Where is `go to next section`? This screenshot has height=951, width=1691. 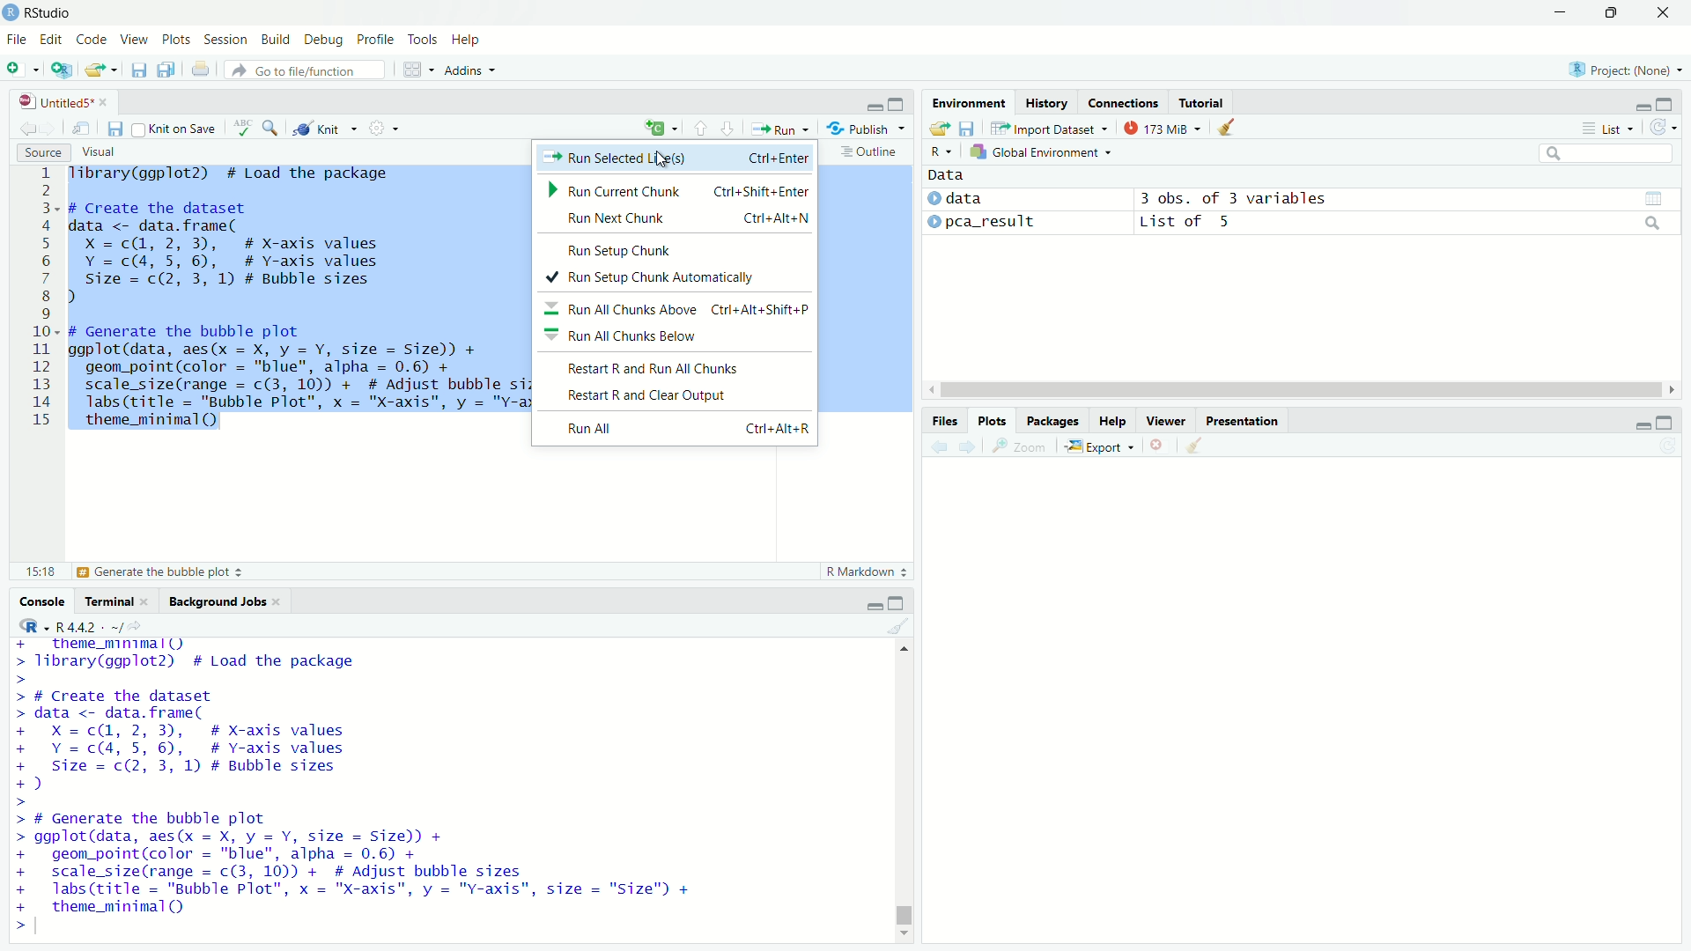 go to next section is located at coordinates (729, 126).